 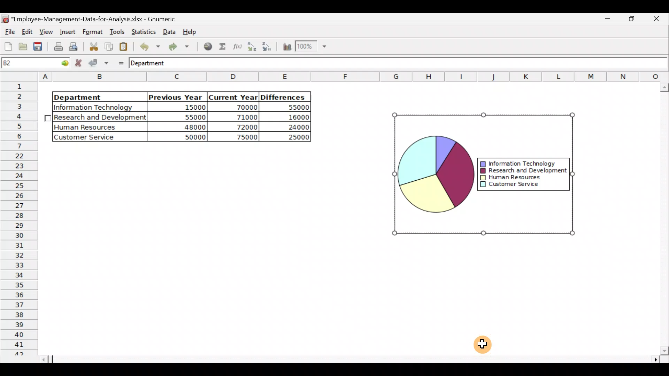 I want to click on Redo undone action, so click(x=181, y=47).